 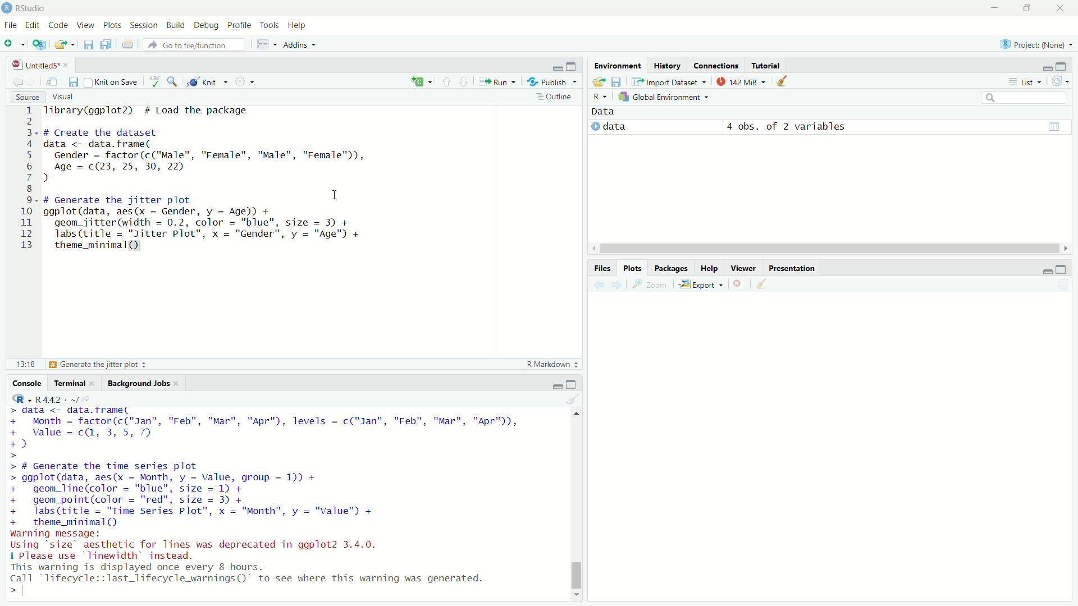 What do you see at coordinates (786, 125) in the screenshot?
I see `4 obs. of 2 variables` at bounding box center [786, 125].